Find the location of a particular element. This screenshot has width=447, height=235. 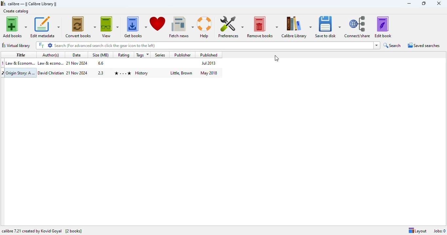

published is located at coordinates (210, 54).